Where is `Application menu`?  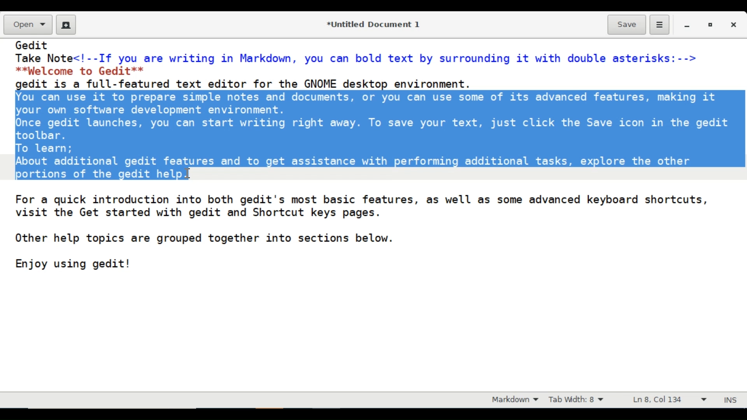 Application menu is located at coordinates (659, 25).